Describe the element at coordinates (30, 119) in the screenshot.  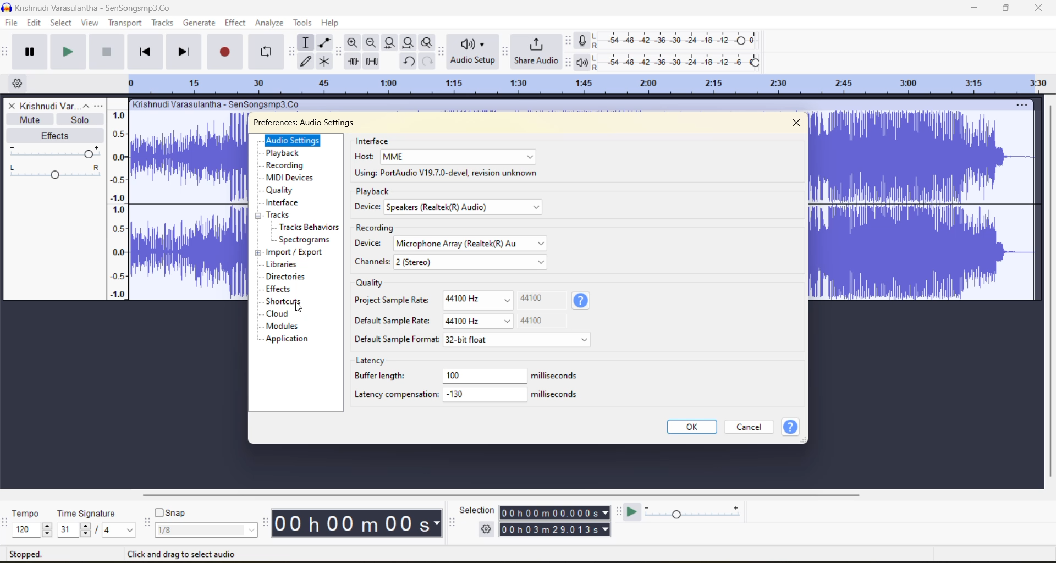
I see `mute` at that location.